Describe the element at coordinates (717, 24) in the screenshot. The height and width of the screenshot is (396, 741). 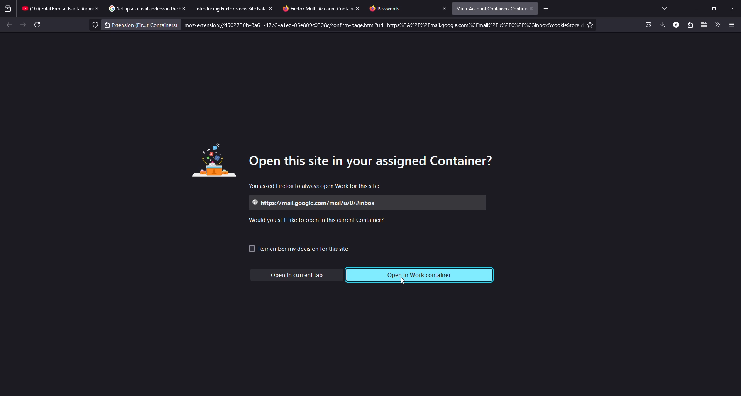
I see `more tools` at that location.